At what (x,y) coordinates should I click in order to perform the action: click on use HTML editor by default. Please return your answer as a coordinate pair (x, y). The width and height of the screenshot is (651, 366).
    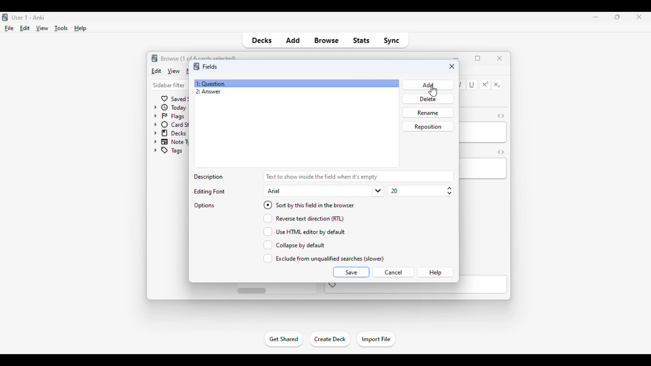
    Looking at the image, I should click on (304, 231).